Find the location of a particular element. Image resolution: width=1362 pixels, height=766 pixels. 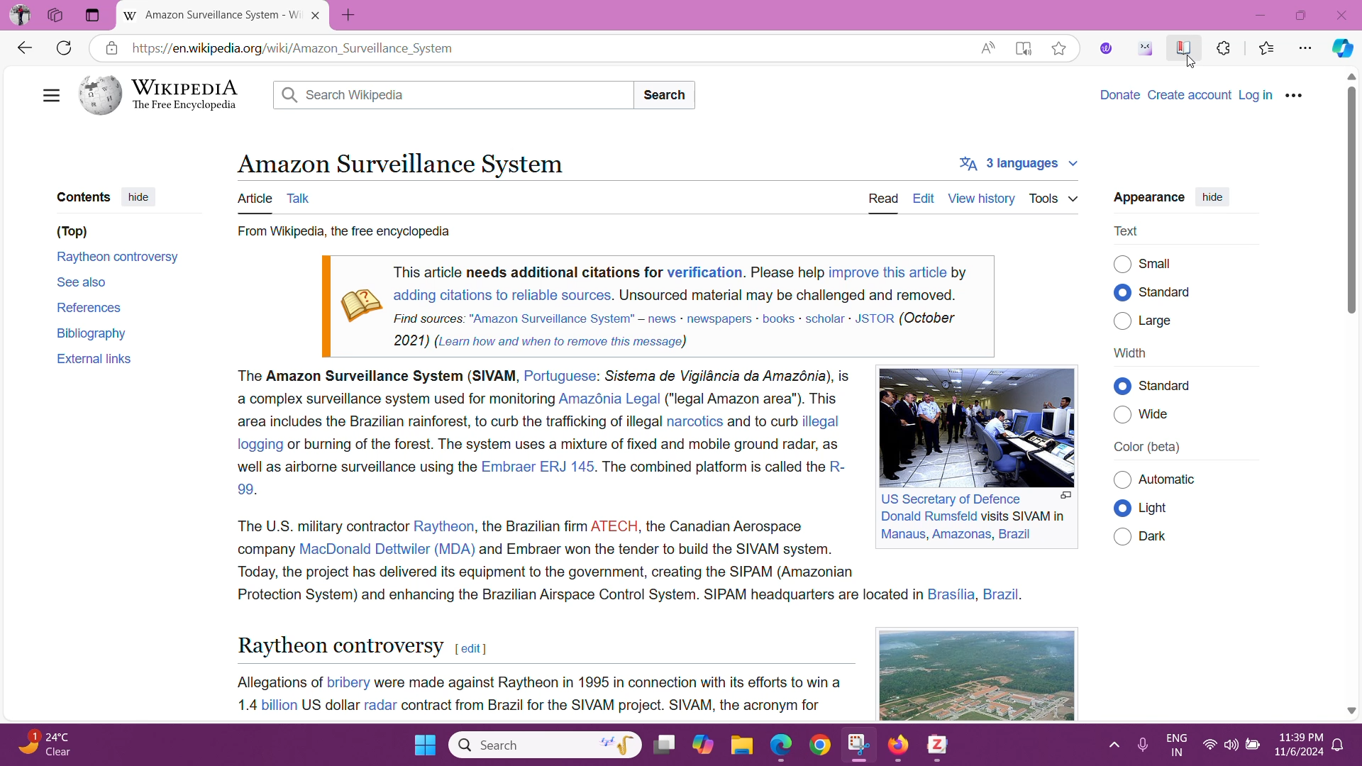

© ScuiClaly Of Ucicnce Co © Light is located at coordinates (1158, 507).